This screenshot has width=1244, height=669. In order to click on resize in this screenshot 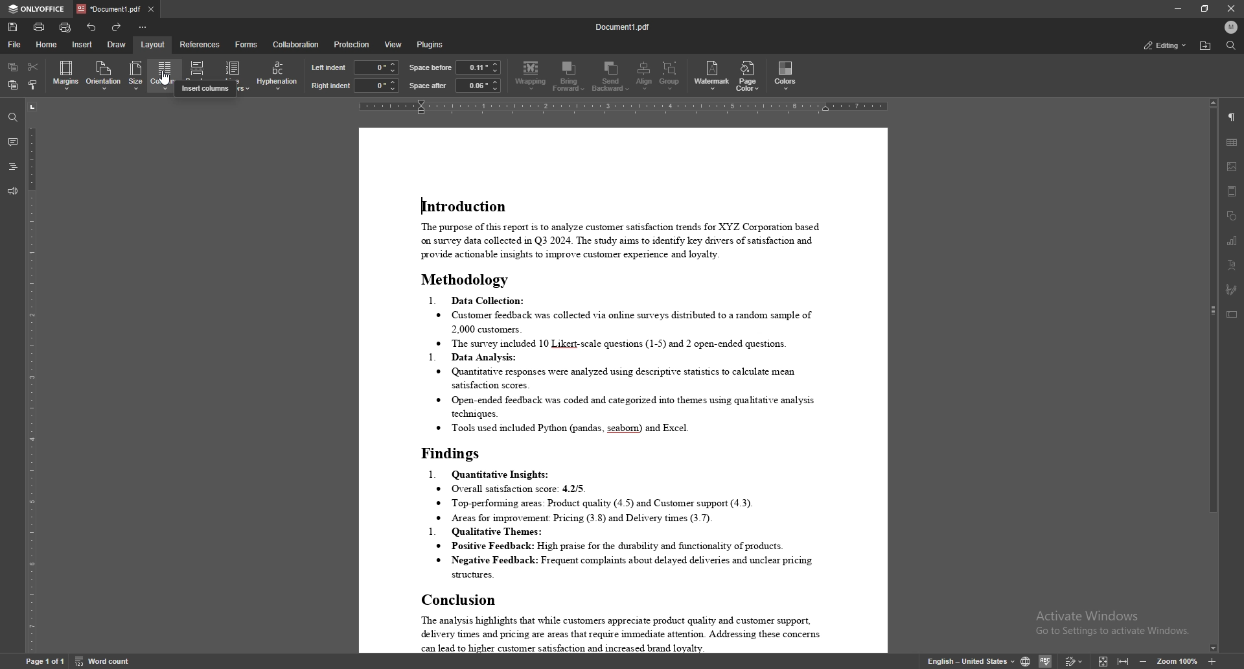, I will do `click(1205, 8)`.